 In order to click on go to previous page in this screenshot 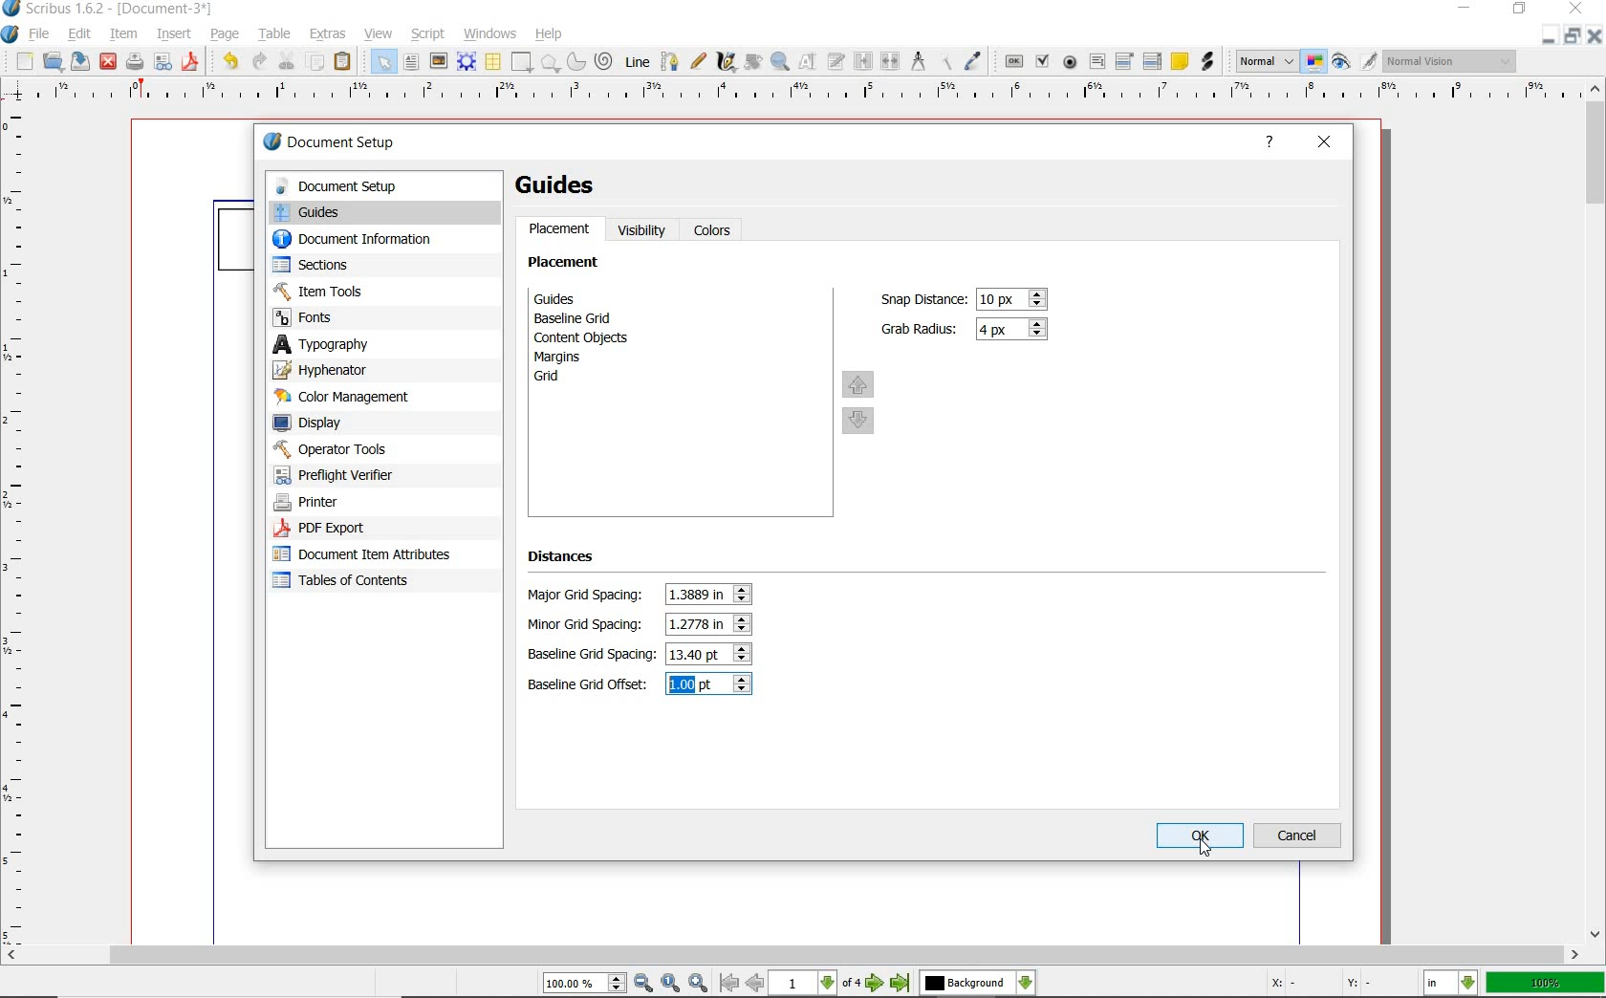, I will do `click(756, 984)`.